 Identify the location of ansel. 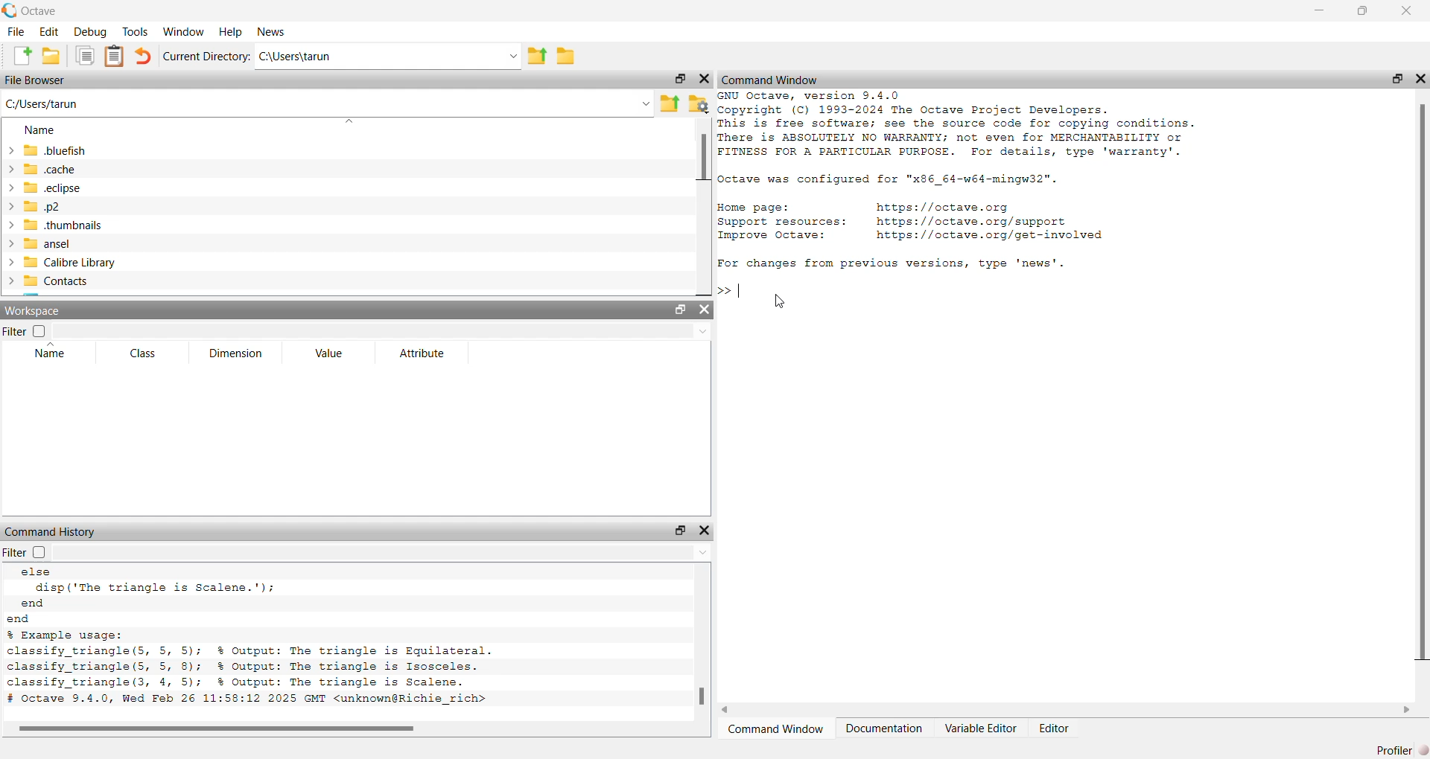
(63, 243).